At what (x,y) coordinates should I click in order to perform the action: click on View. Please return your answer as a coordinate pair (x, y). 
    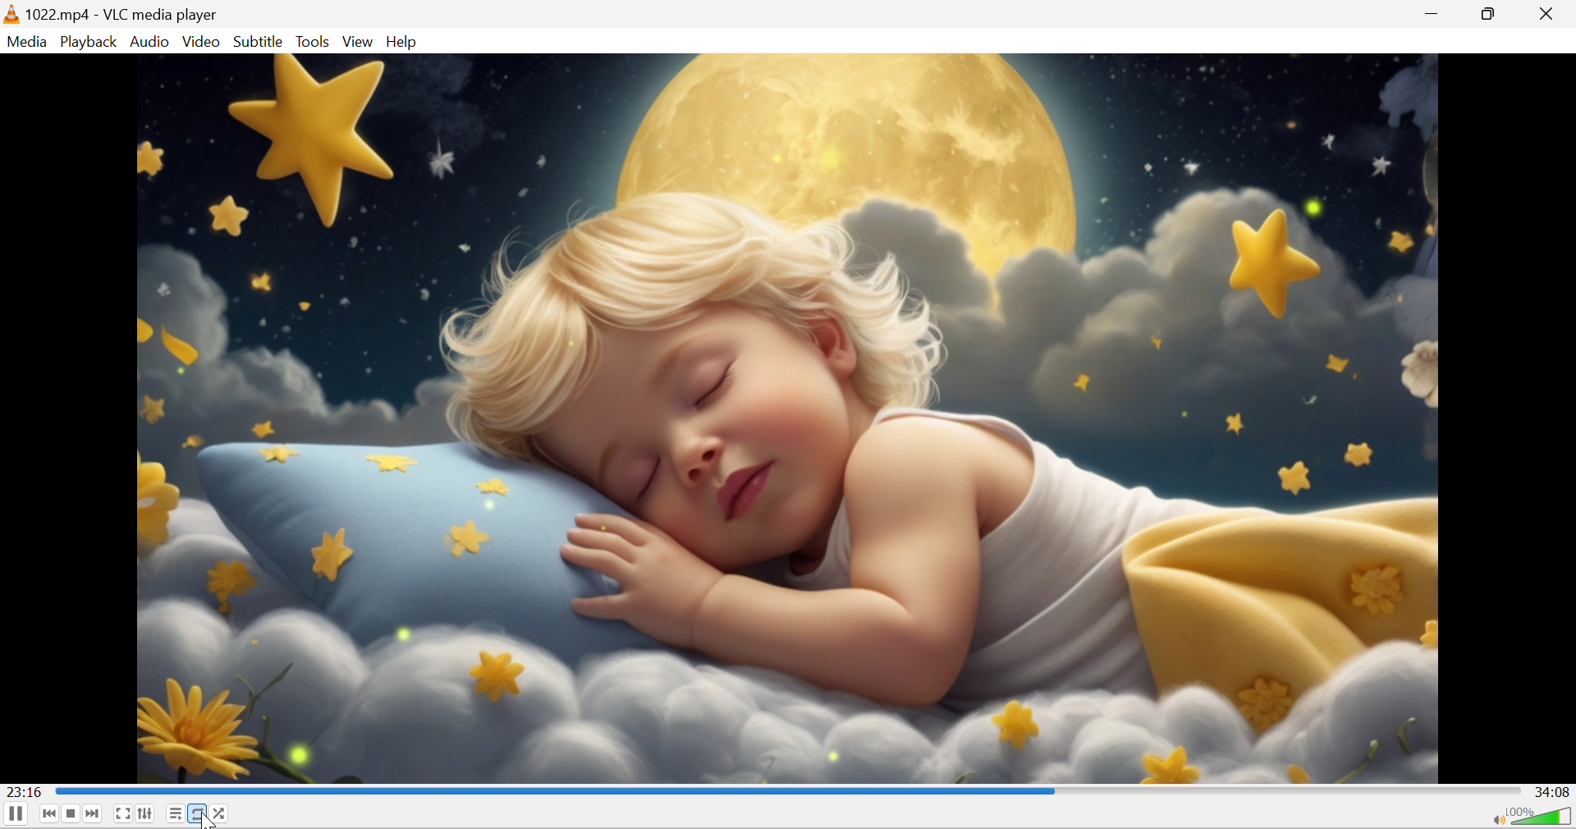
    Looking at the image, I should click on (360, 42).